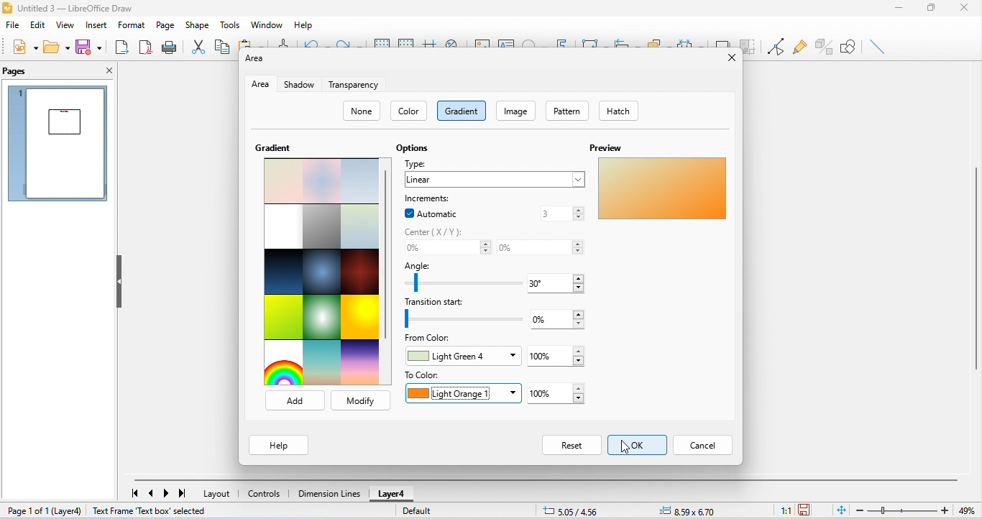  What do you see at coordinates (66, 25) in the screenshot?
I see `view` at bounding box center [66, 25].